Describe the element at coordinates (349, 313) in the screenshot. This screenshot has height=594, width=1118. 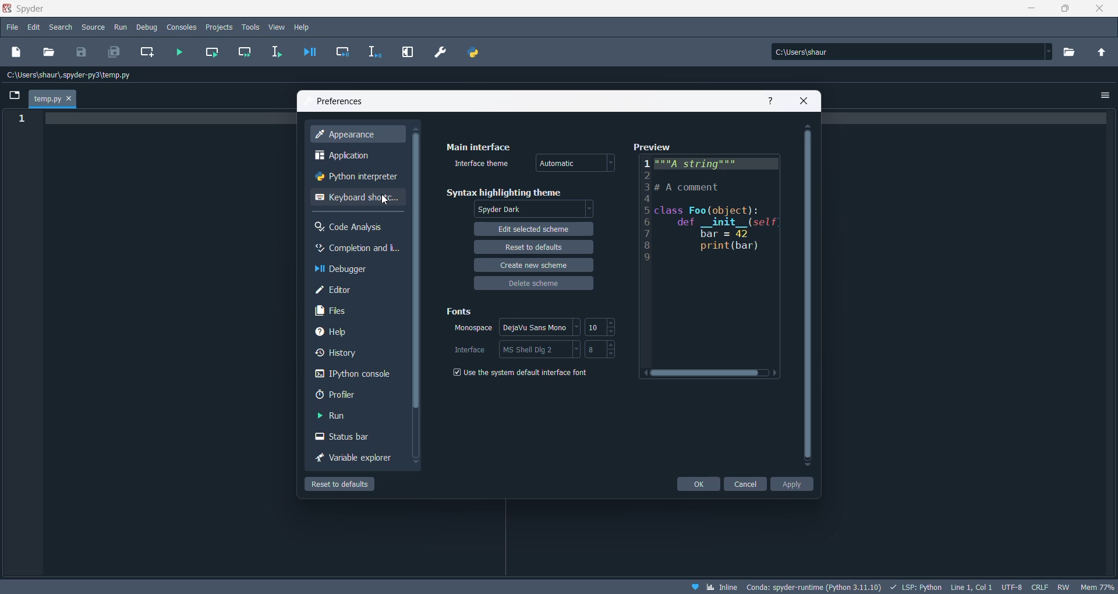
I see `files` at that location.